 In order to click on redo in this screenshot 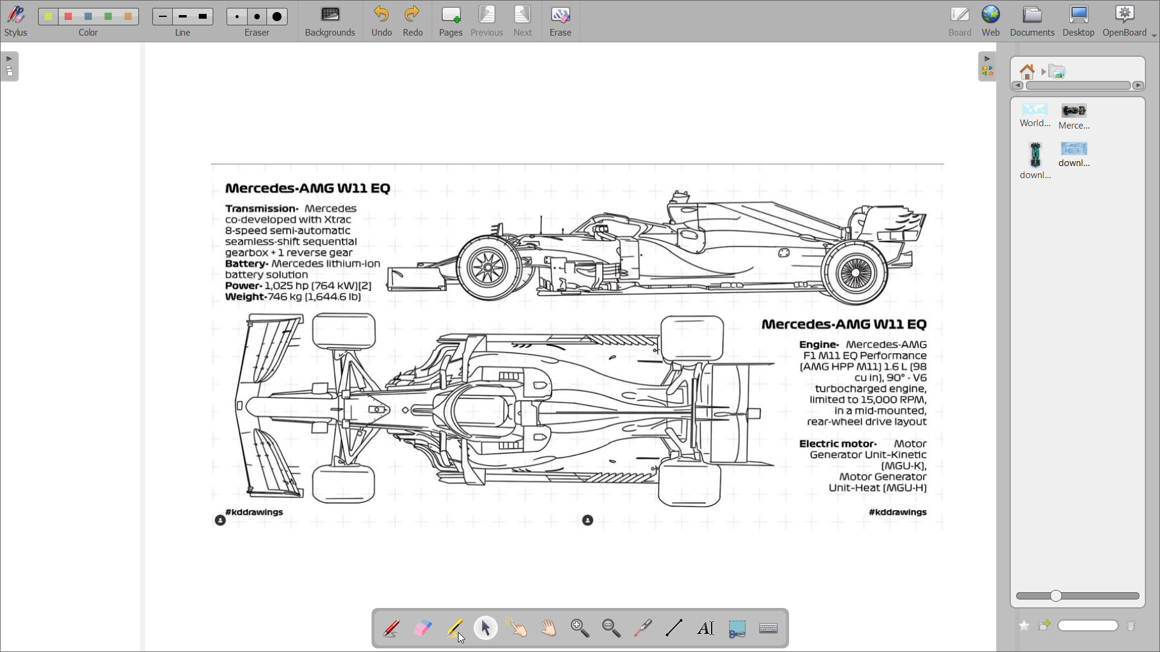, I will do `click(416, 21)`.